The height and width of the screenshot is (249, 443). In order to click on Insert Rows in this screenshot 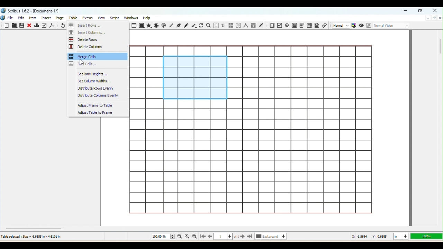, I will do `click(85, 25)`.